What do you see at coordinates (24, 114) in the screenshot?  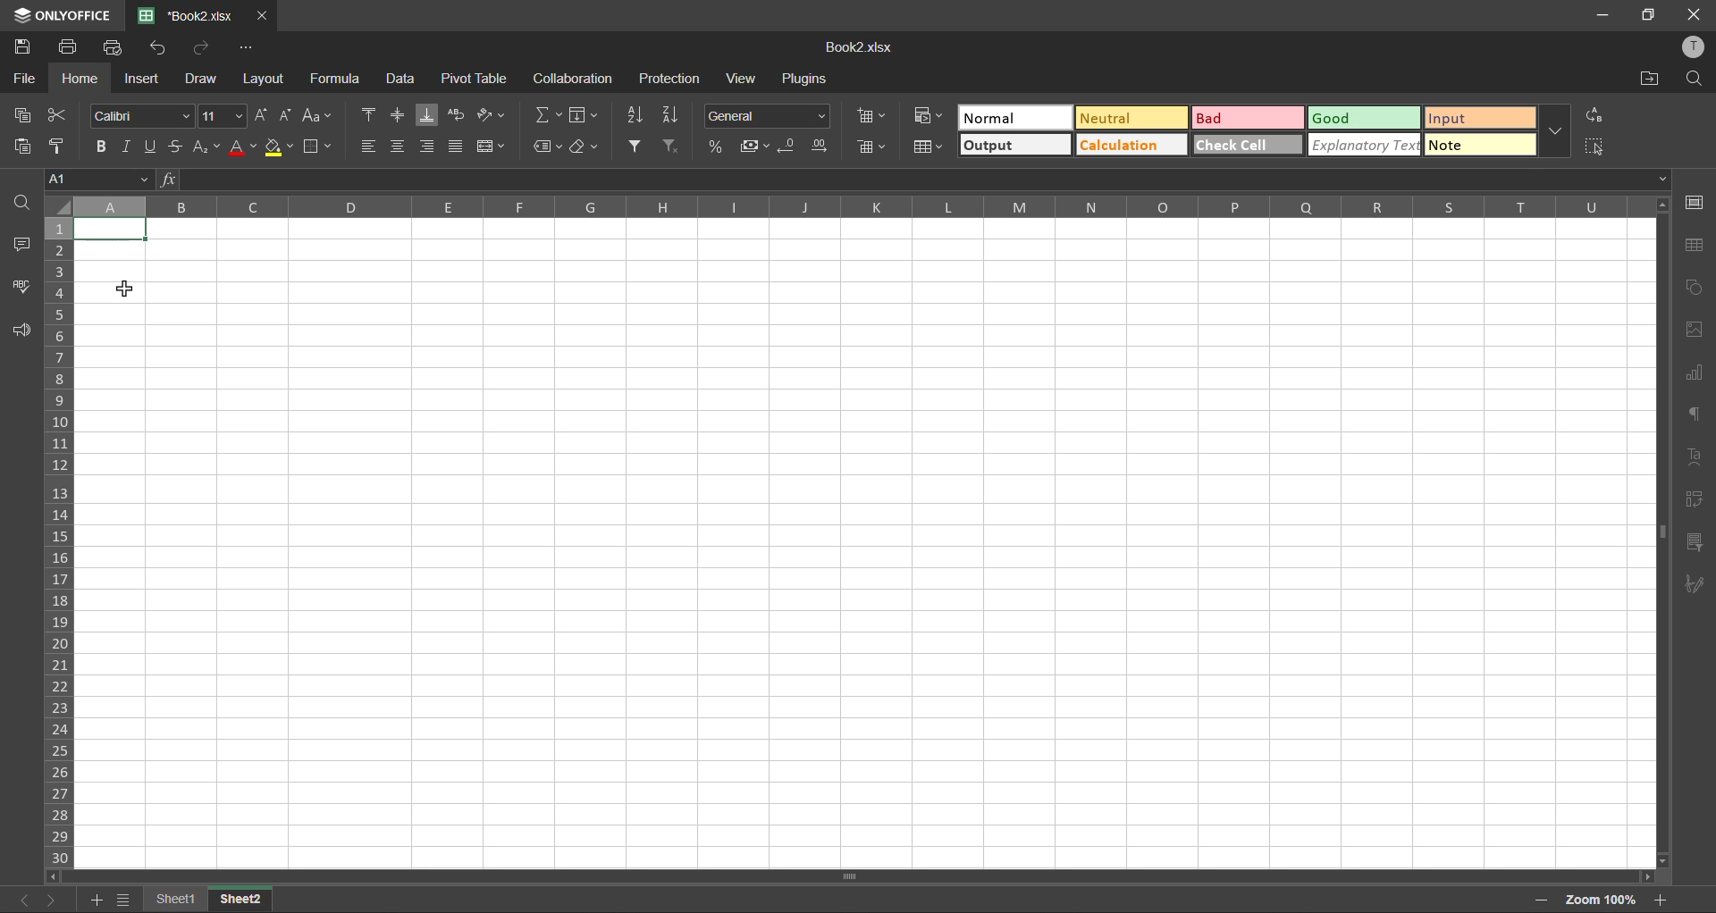 I see `copy` at bounding box center [24, 114].